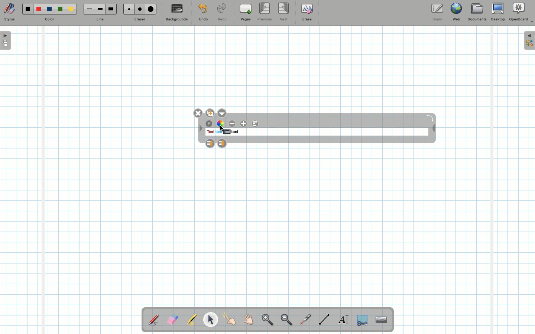 This screenshot has width=535, height=334. Describe the element at coordinates (284, 11) in the screenshot. I see `Next` at that location.